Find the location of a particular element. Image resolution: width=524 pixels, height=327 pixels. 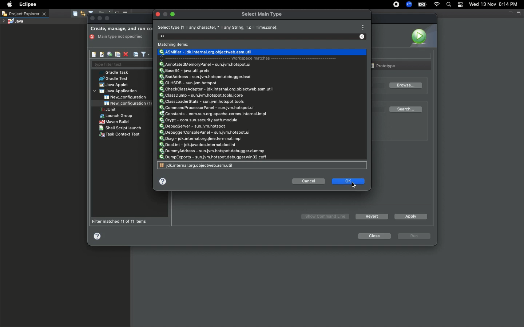

Search... is located at coordinates (407, 109).